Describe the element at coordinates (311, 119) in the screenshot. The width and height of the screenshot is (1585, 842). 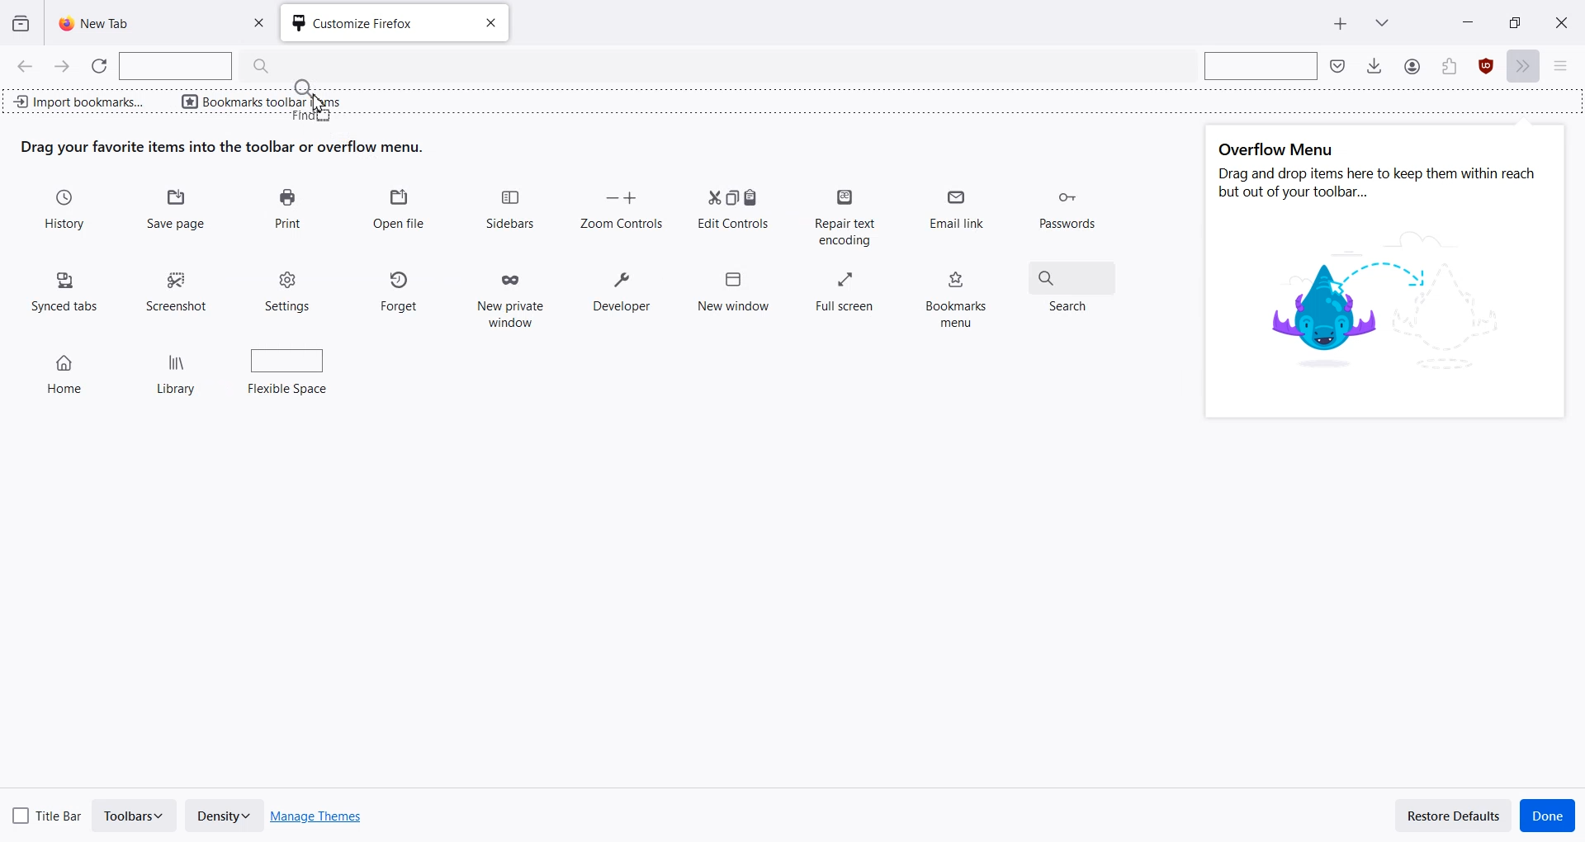
I see `find` at that location.